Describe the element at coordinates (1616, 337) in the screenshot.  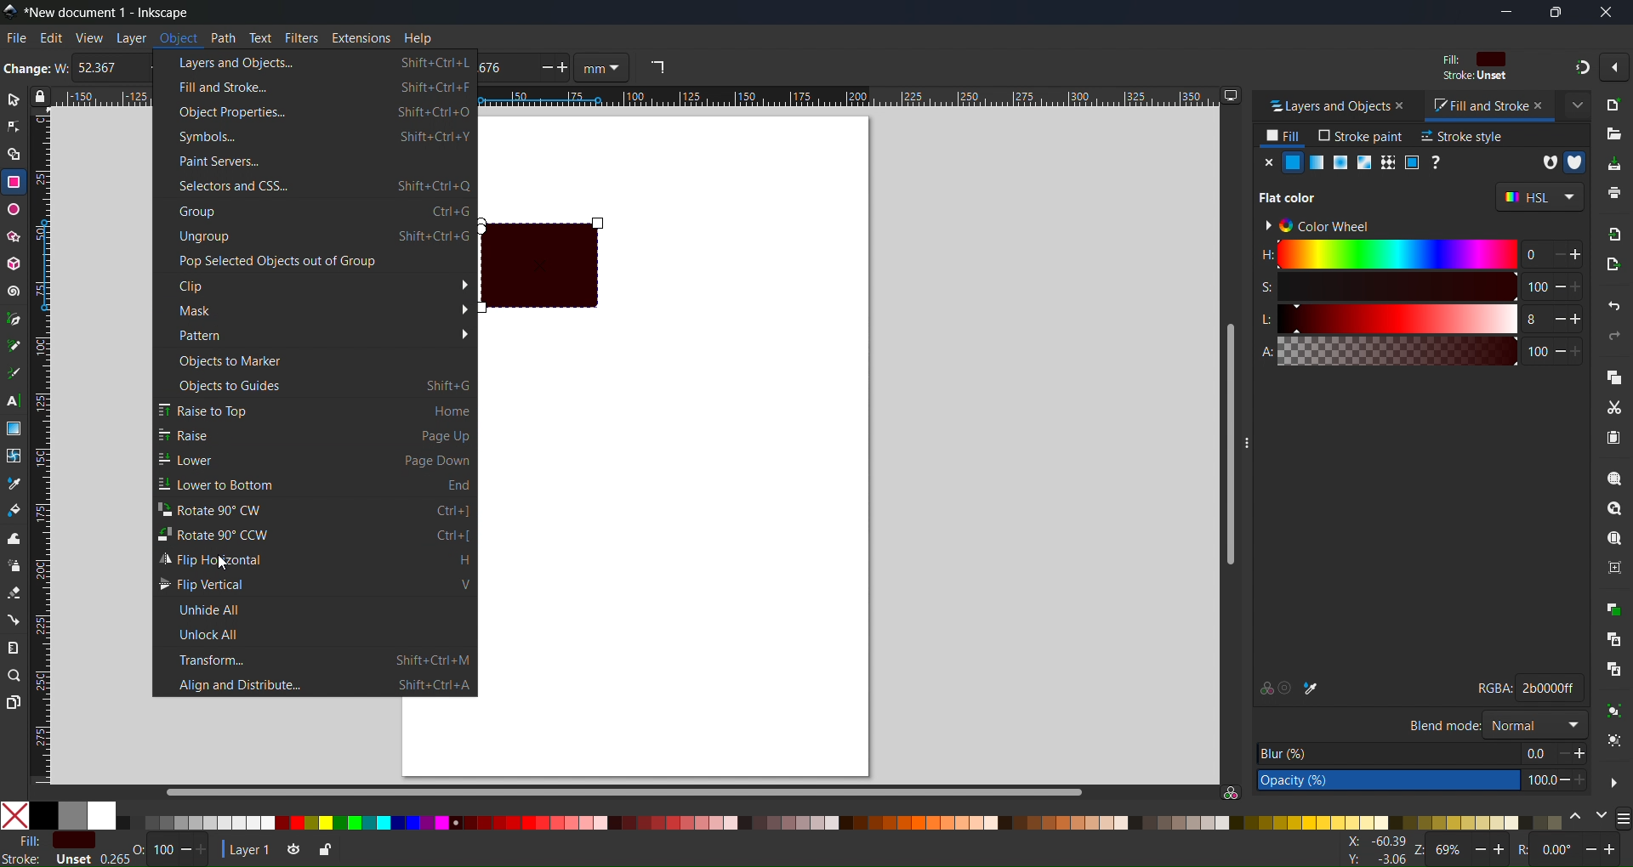
I see `Redo` at that location.